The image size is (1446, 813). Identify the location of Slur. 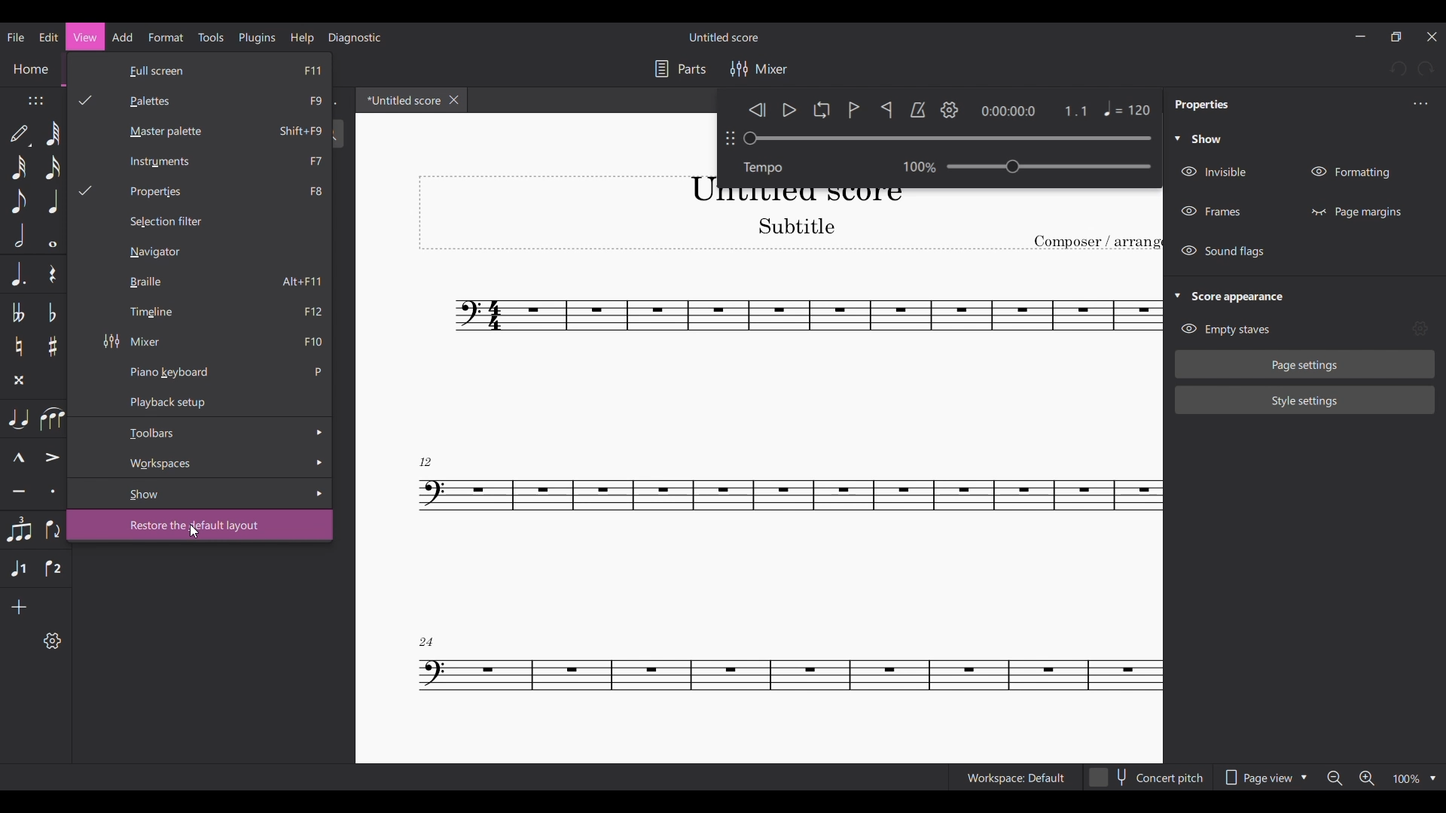
(53, 419).